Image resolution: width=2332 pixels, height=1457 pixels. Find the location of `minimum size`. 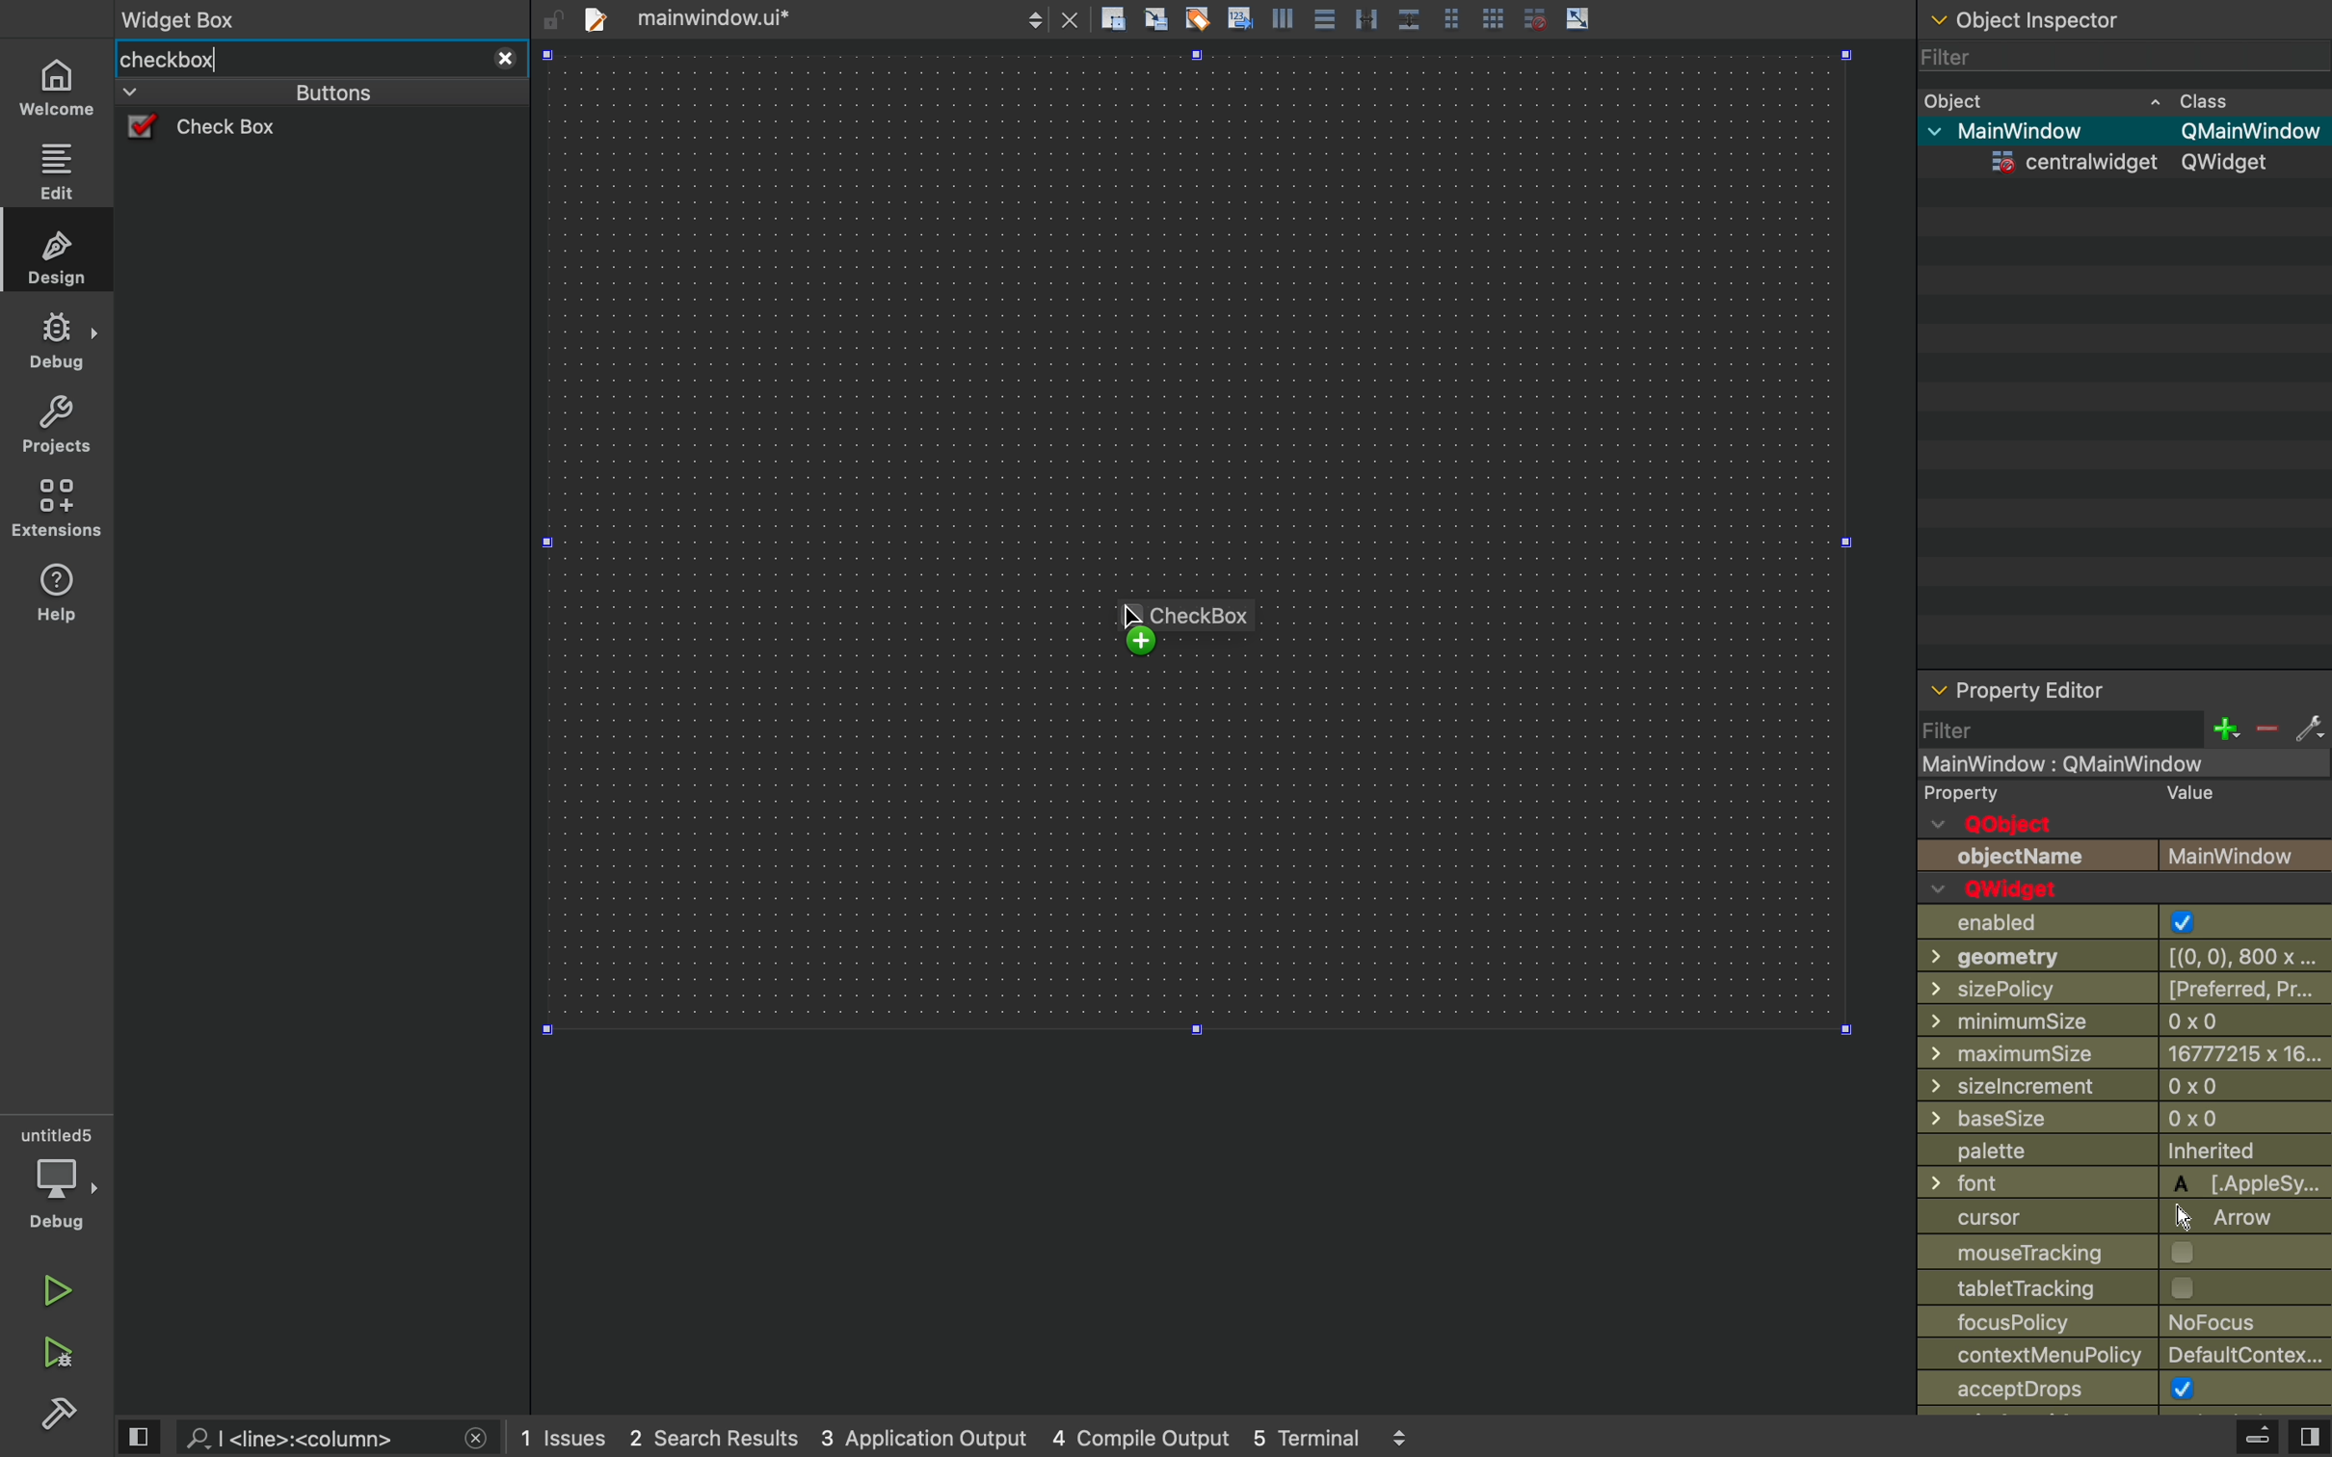

minimum size is located at coordinates (2080, 1021).